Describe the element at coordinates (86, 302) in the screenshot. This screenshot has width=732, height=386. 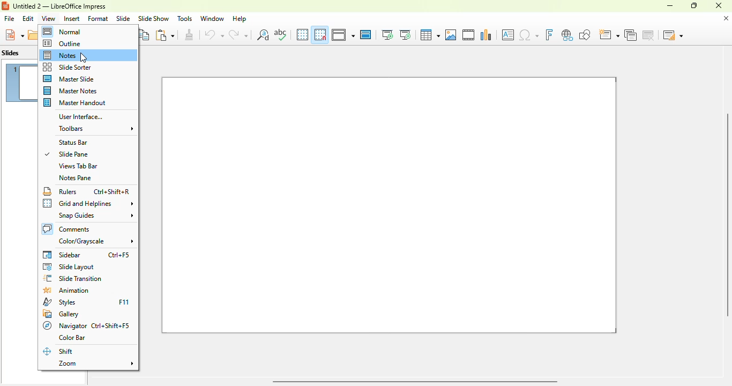
I see `styles` at that location.